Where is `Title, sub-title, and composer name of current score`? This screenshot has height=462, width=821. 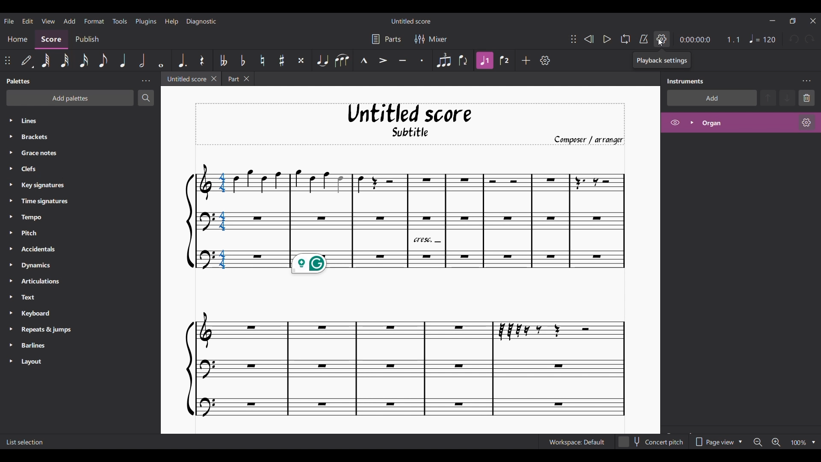 Title, sub-title, and composer name of current score is located at coordinates (410, 124).